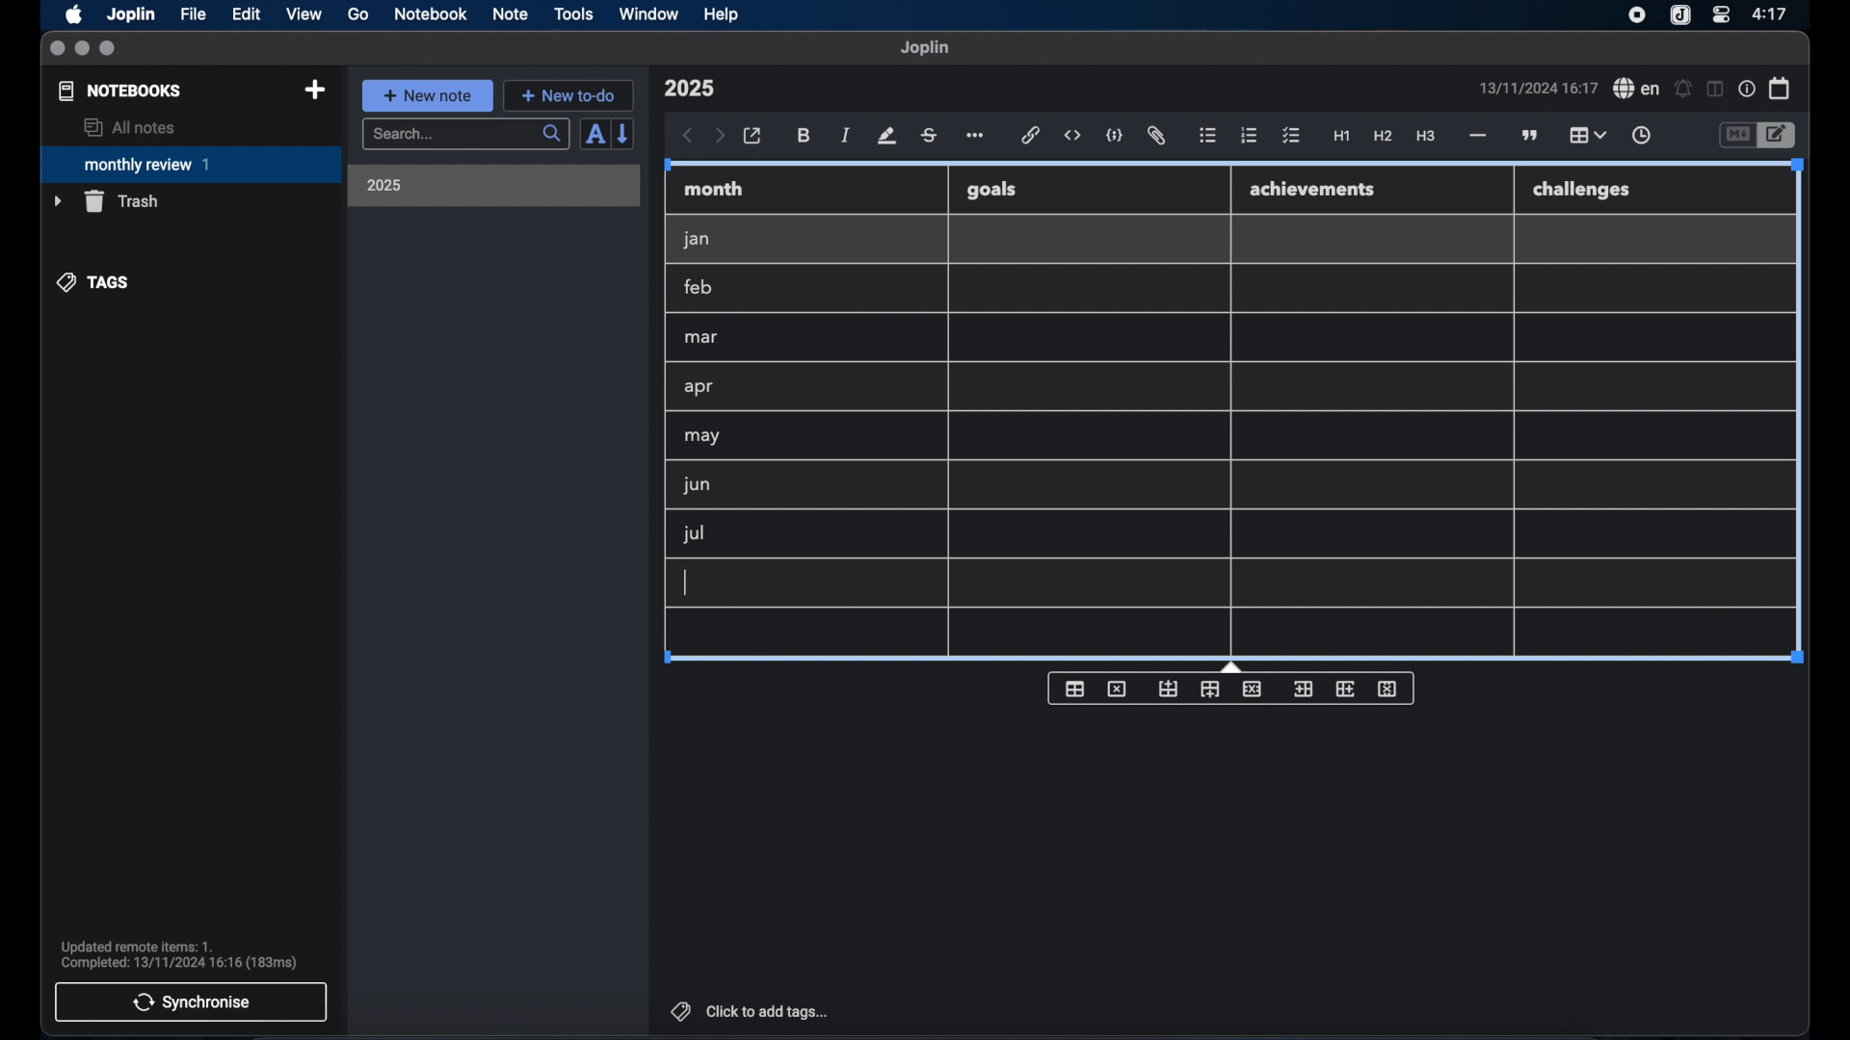  What do you see at coordinates (511, 13) in the screenshot?
I see `note` at bounding box center [511, 13].